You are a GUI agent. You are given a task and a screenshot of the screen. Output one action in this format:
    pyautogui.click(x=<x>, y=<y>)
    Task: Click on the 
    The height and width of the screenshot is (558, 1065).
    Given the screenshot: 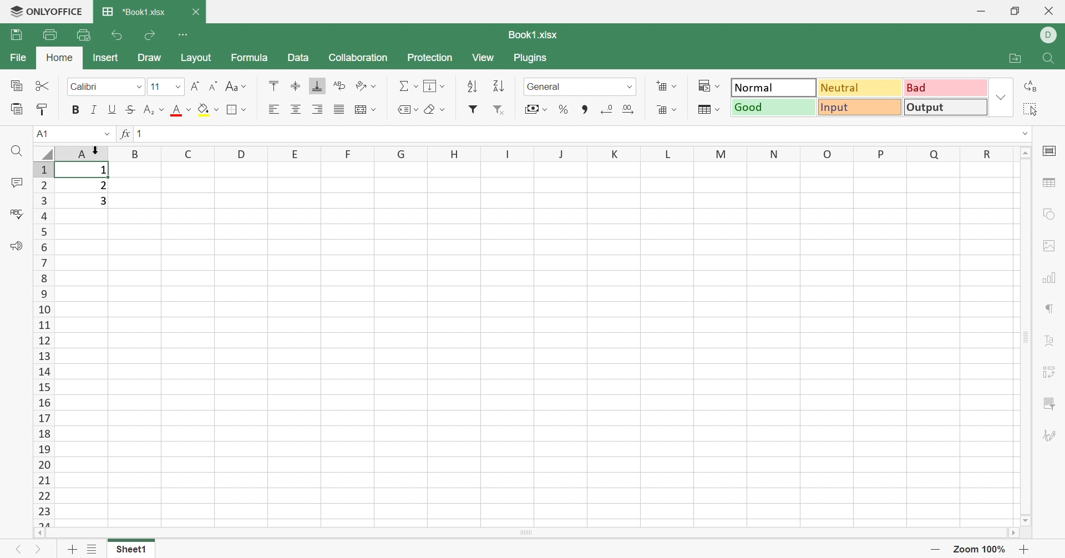 What is the action you would take?
    pyautogui.click(x=1016, y=12)
    